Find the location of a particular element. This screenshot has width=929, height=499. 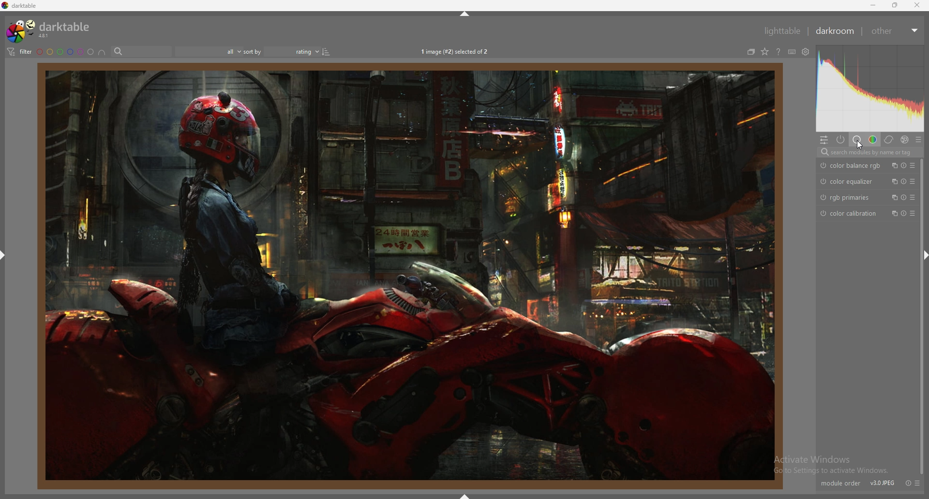

presets is located at coordinates (913, 165).